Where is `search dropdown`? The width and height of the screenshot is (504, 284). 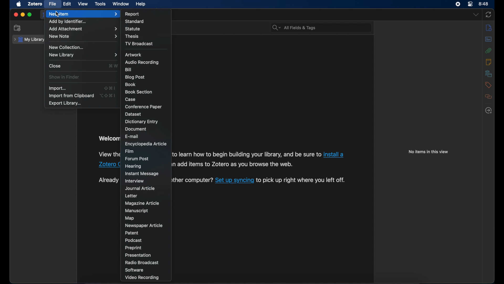 search dropdown is located at coordinates (276, 28).